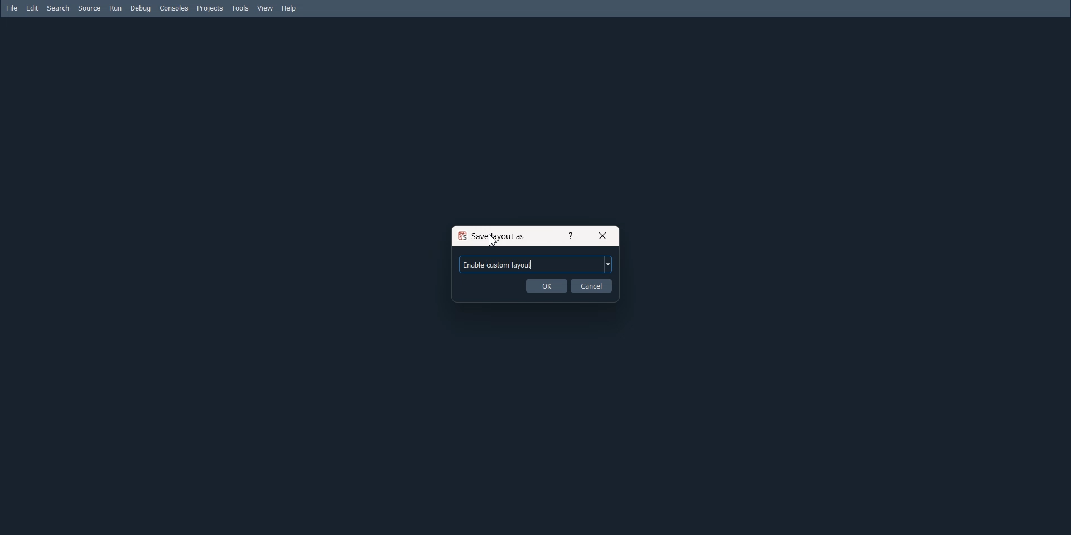  What do you see at coordinates (546, 285) in the screenshot?
I see `OK` at bounding box center [546, 285].